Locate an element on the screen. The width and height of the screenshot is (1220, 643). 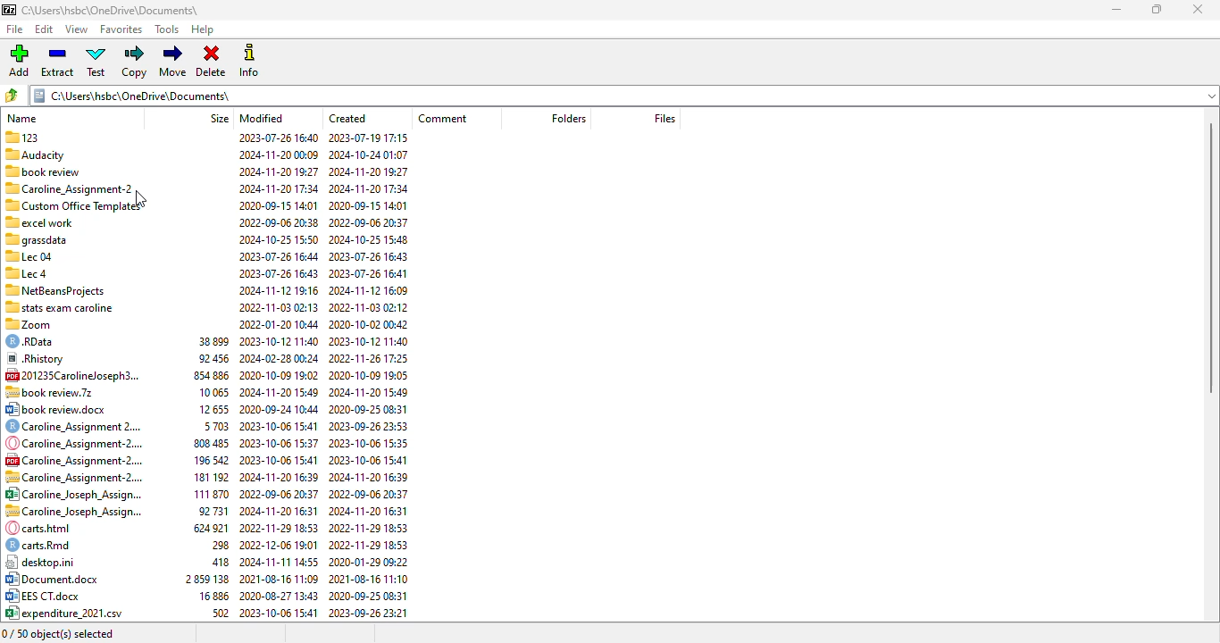
2020-09-24 10:44 is located at coordinates (278, 410).